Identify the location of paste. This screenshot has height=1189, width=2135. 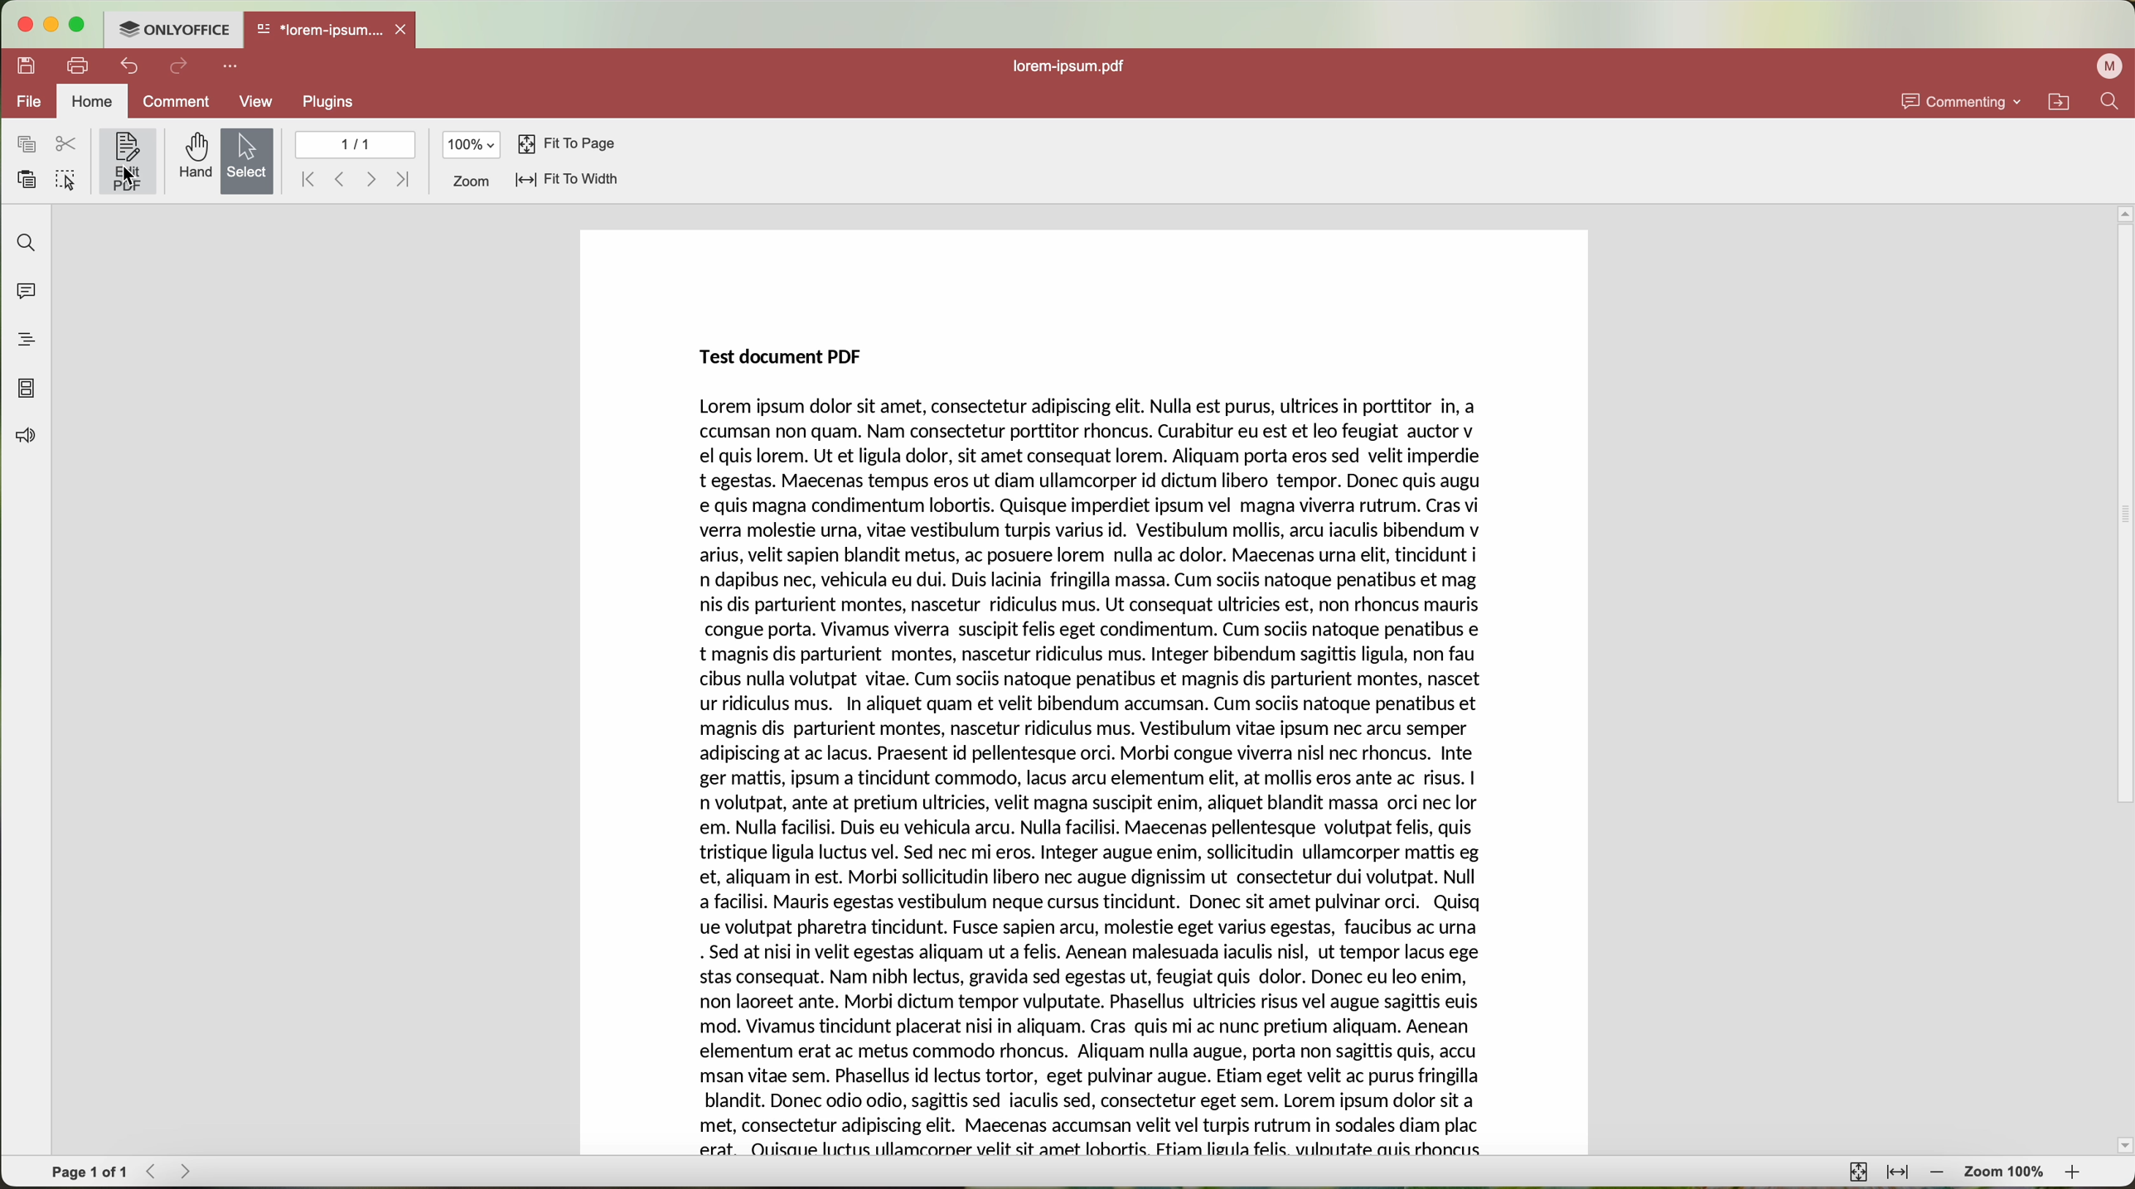
(26, 179).